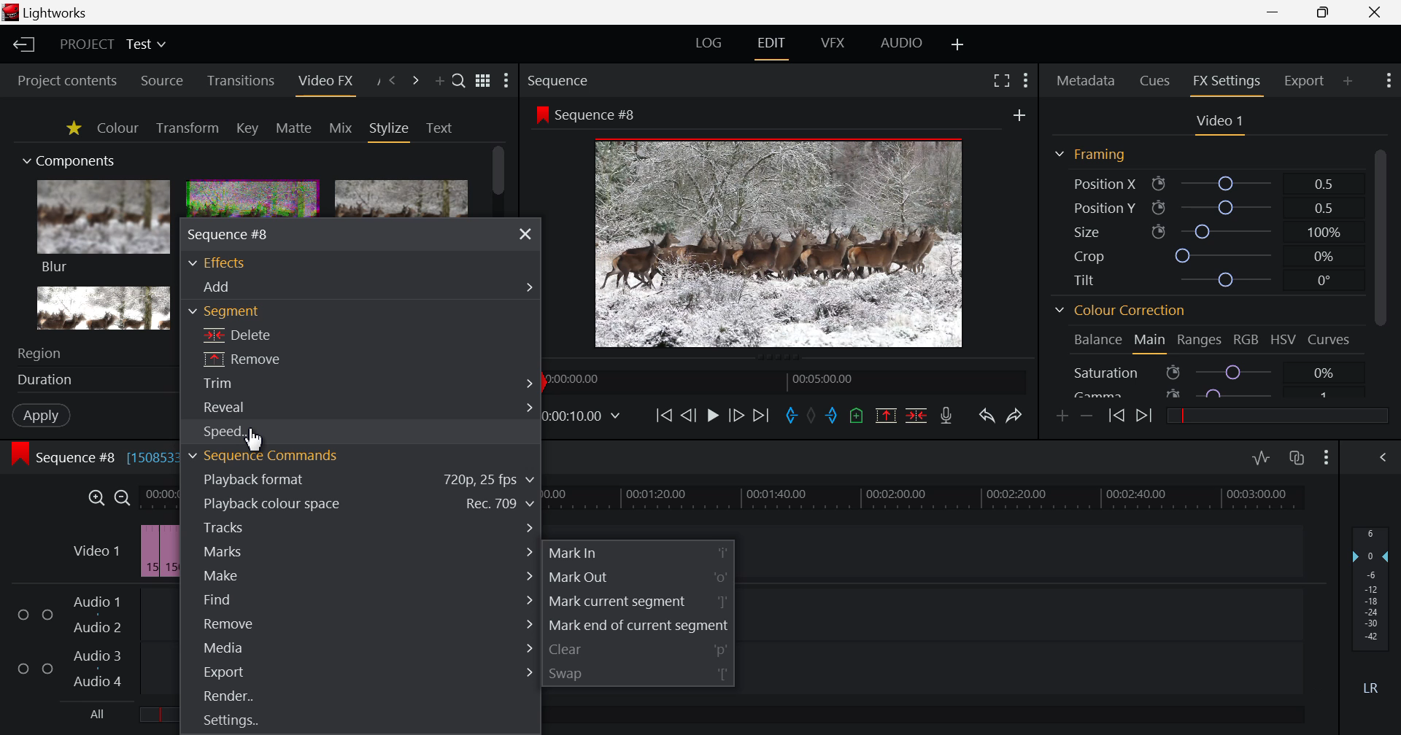 This screenshot has height=735, width=1401. I want to click on Remove keyframe, so click(1087, 416).